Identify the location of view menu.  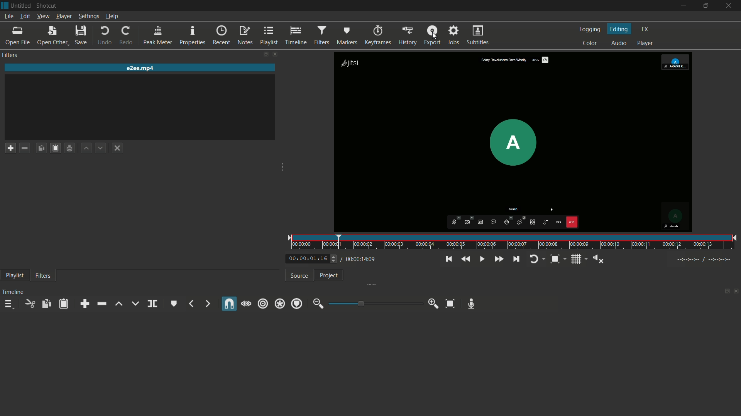
(42, 15).